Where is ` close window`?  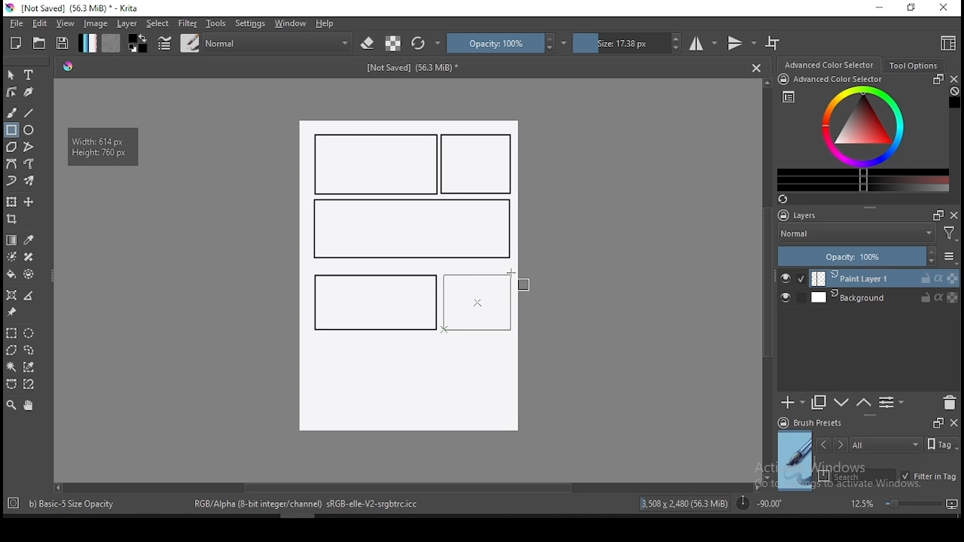  close window is located at coordinates (945, 8).